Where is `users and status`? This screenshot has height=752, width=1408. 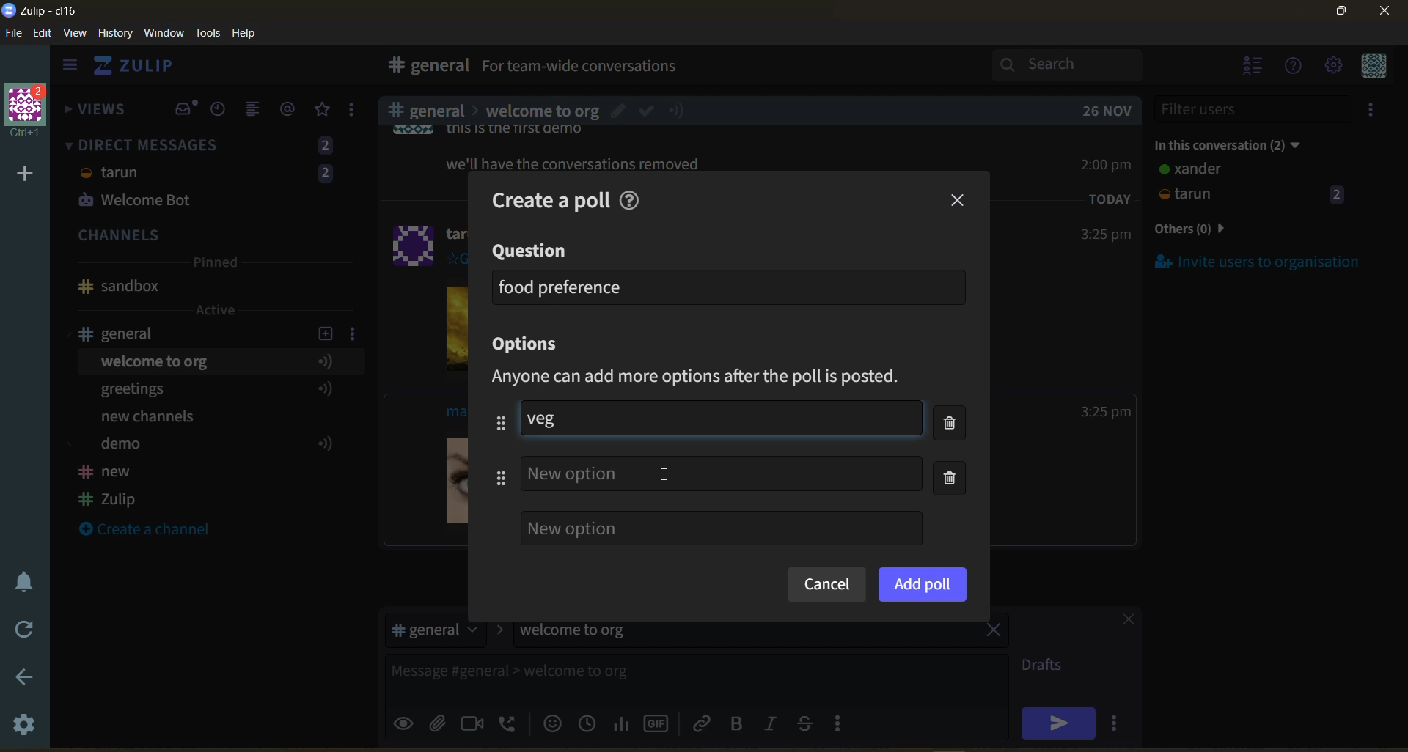 users and status is located at coordinates (1253, 185).